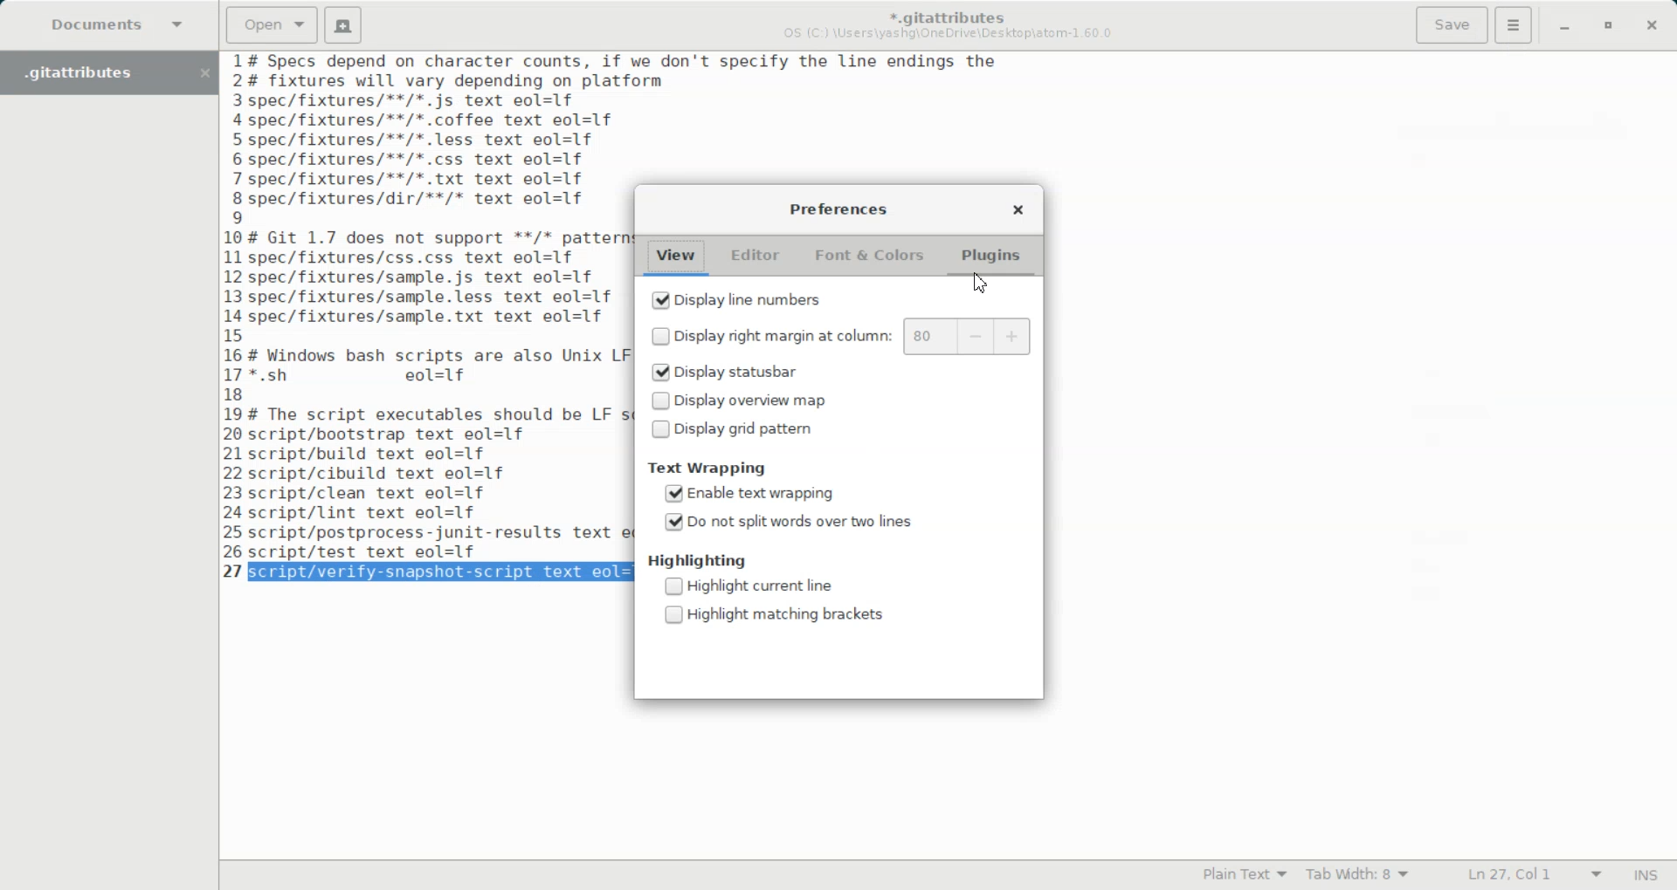 This screenshot has height=890, width=1677. Describe the element at coordinates (1610, 27) in the screenshot. I see `Maximize` at that location.